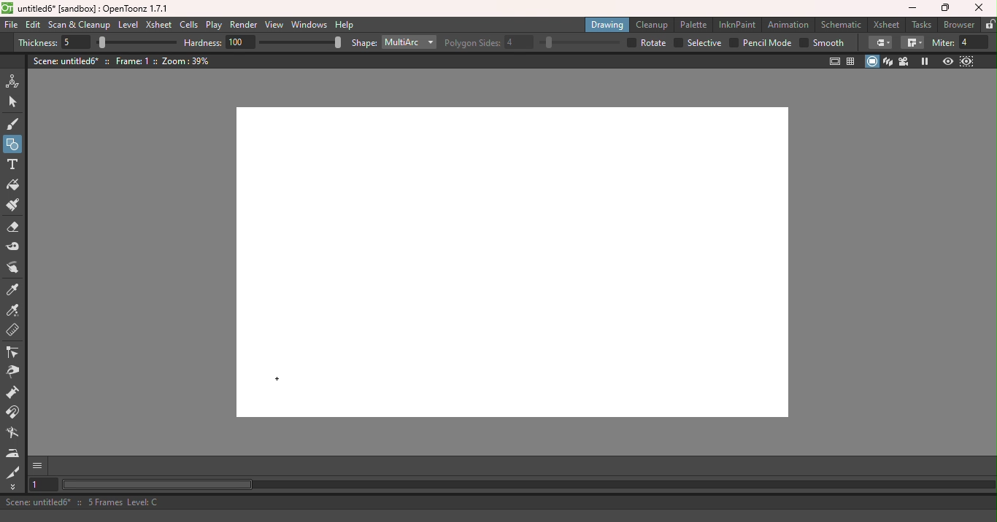 This screenshot has width=997, height=522. Describe the element at coordinates (12, 330) in the screenshot. I see `Ruler tool` at that location.